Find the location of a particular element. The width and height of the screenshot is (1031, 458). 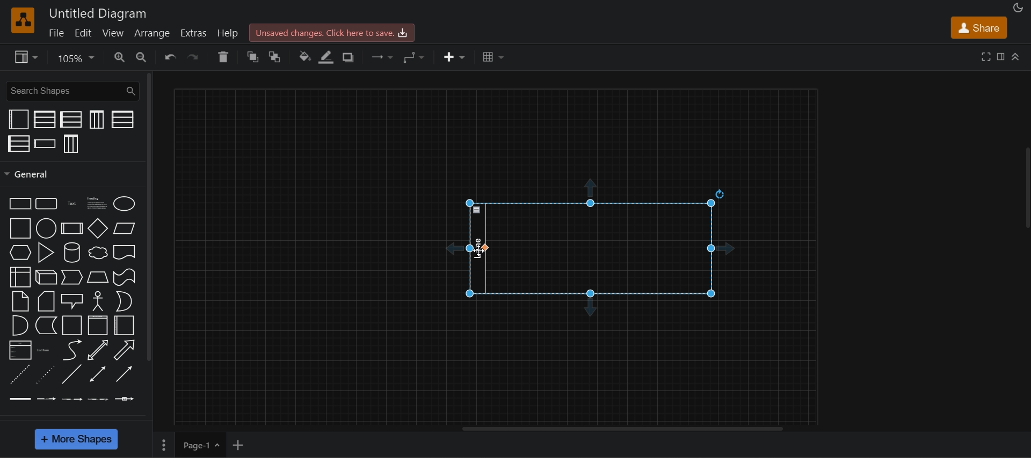

parallelogram is located at coordinates (125, 228).